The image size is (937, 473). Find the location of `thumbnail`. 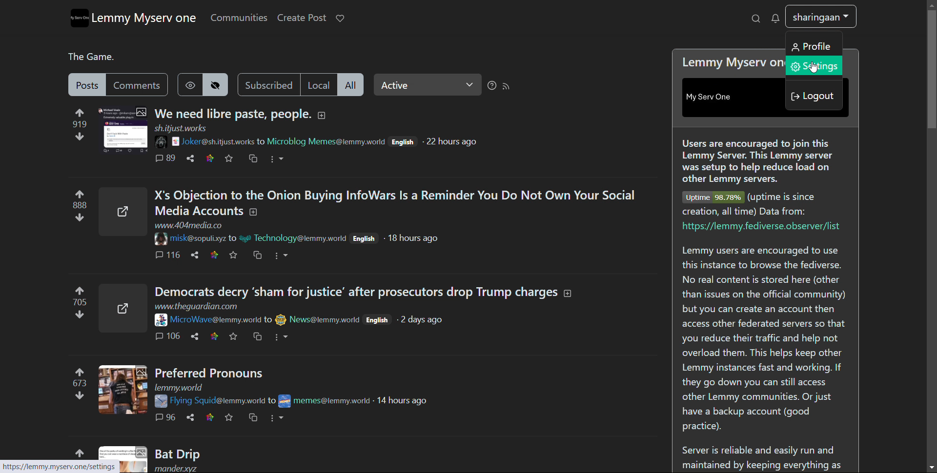

thumbnail is located at coordinates (122, 307).